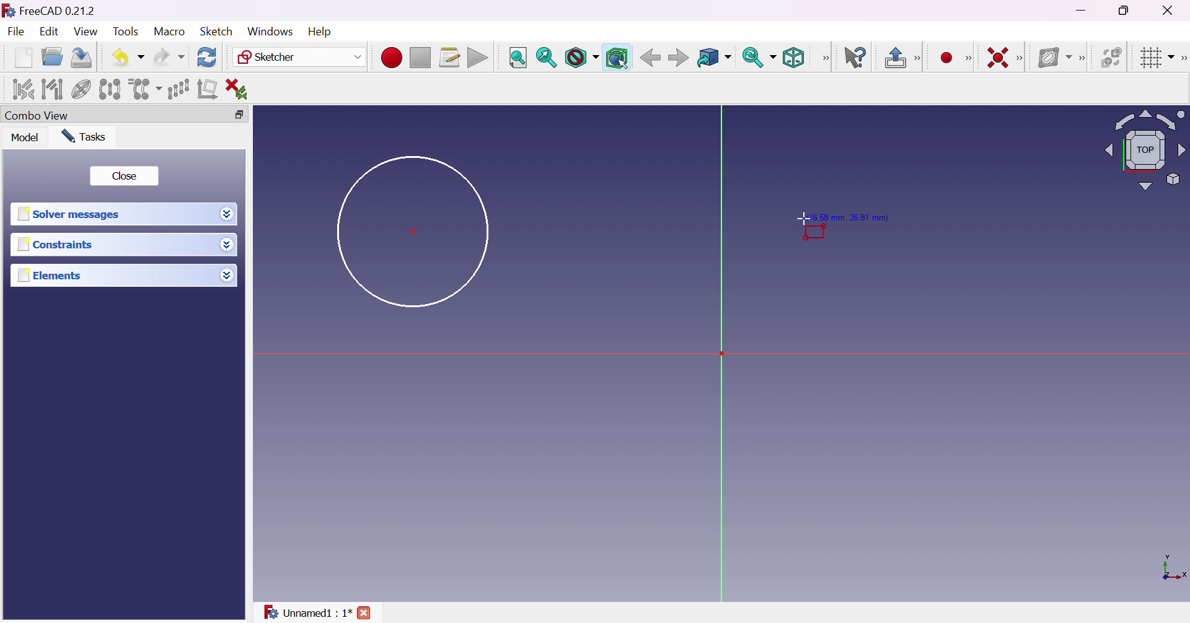  What do you see at coordinates (1084, 11) in the screenshot?
I see `Minimize` at bounding box center [1084, 11].